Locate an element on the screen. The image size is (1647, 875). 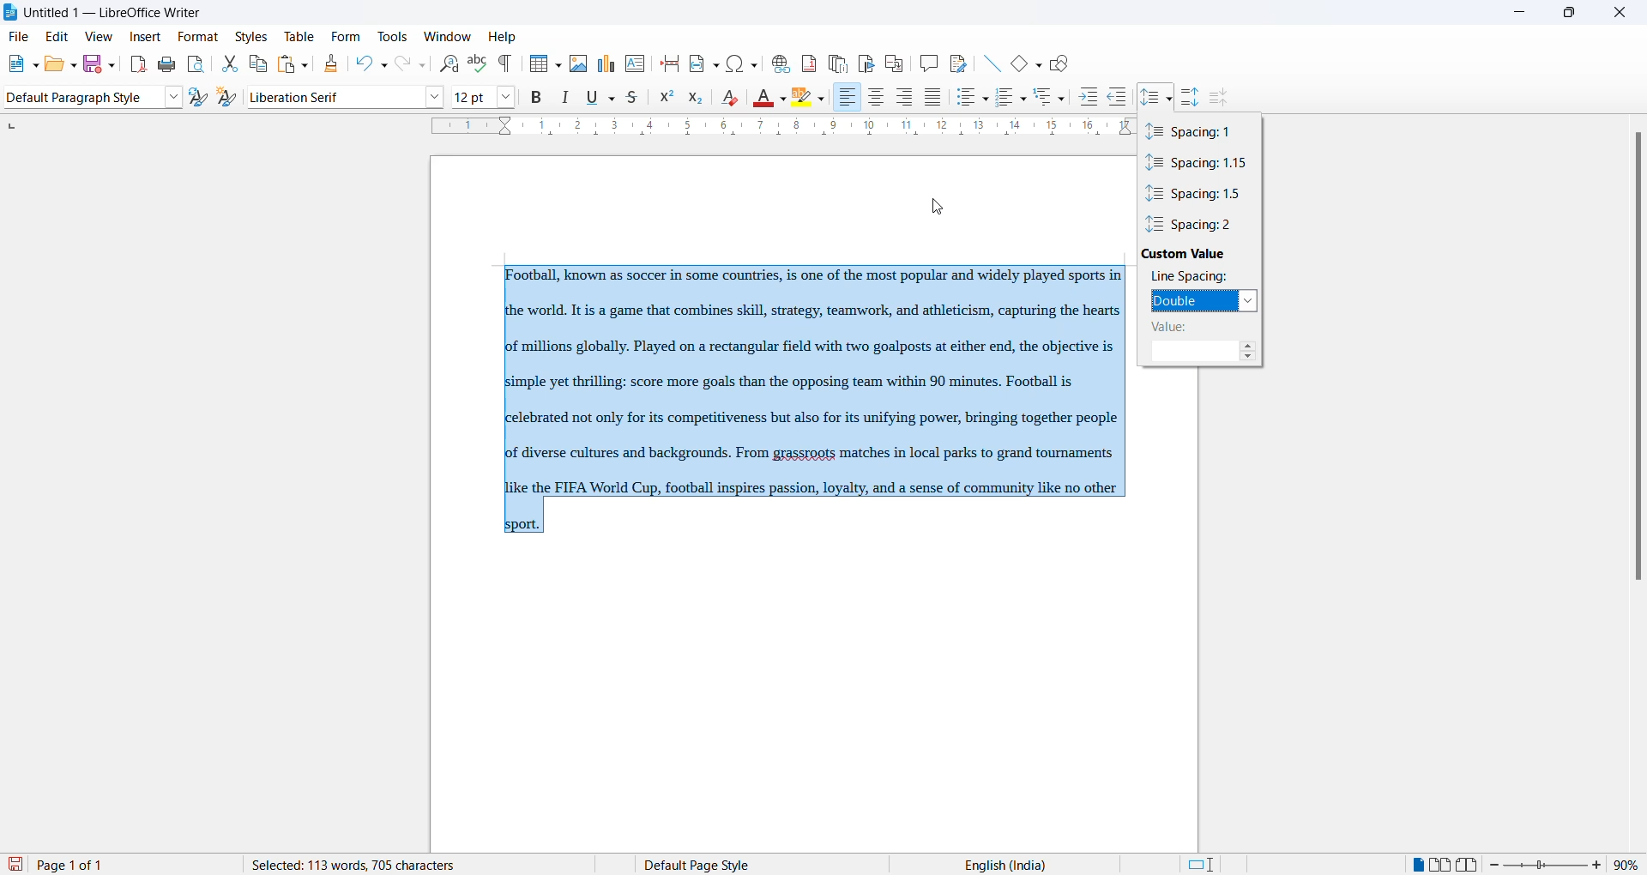
print preview is located at coordinates (198, 63).